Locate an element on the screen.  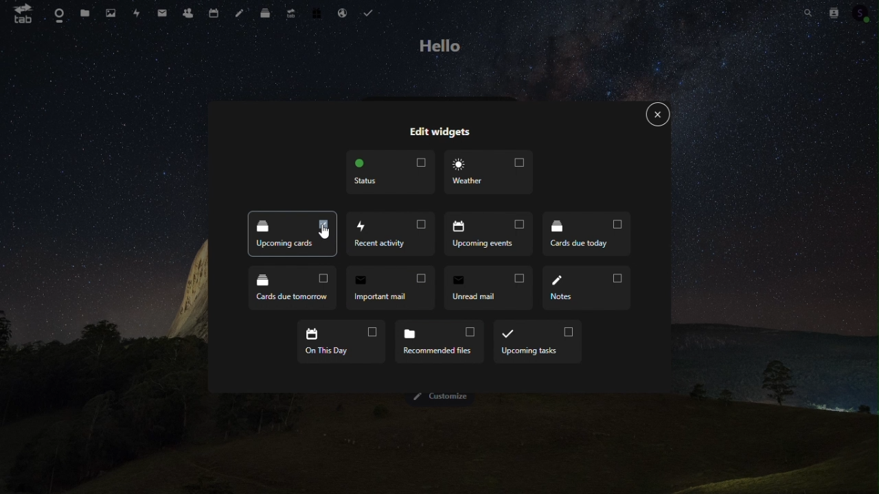
Important mail is located at coordinates (161, 13).